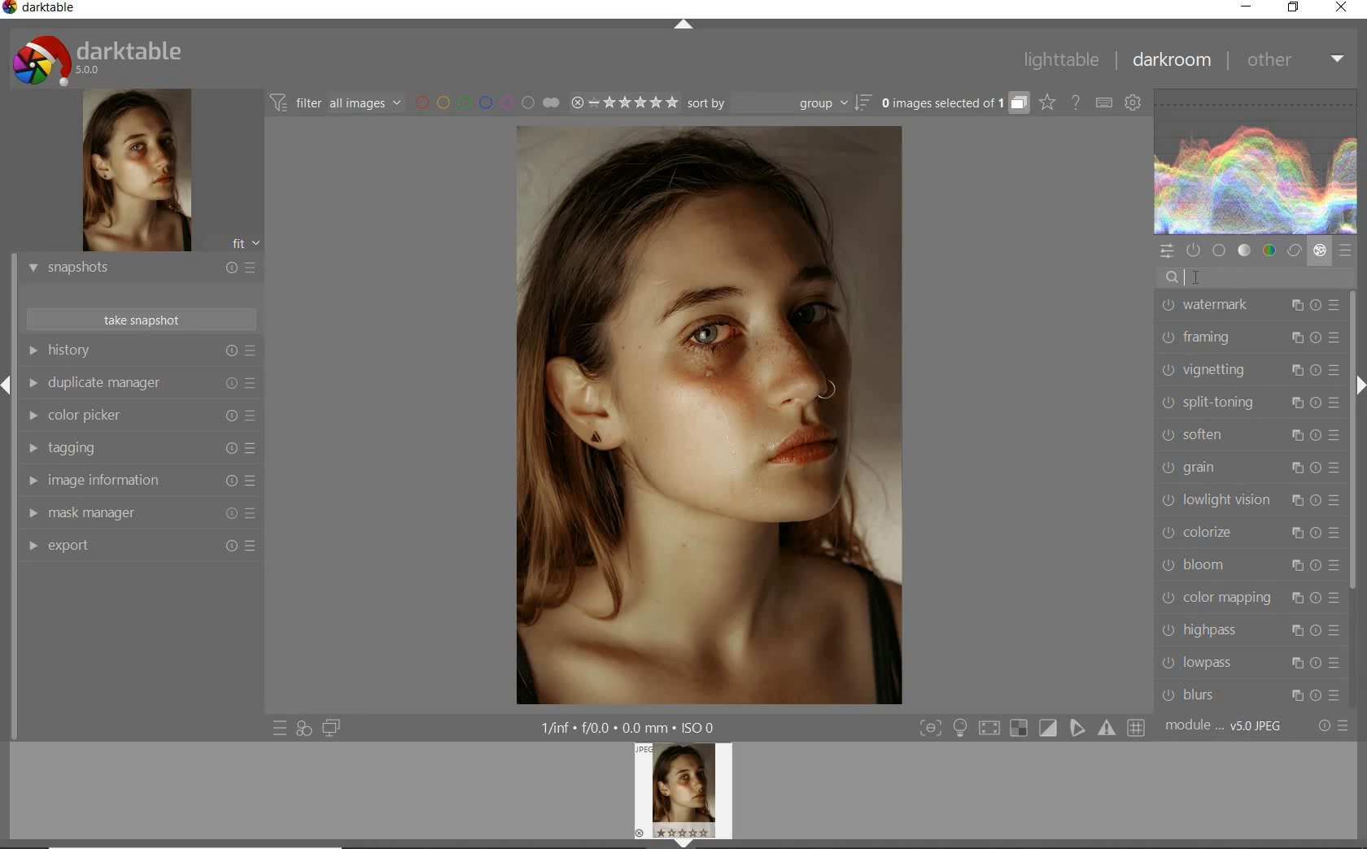  What do you see at coordinates (1247, 499) in the screenshot?
I see `lowlight vision` at bounding box center [1247, 499].